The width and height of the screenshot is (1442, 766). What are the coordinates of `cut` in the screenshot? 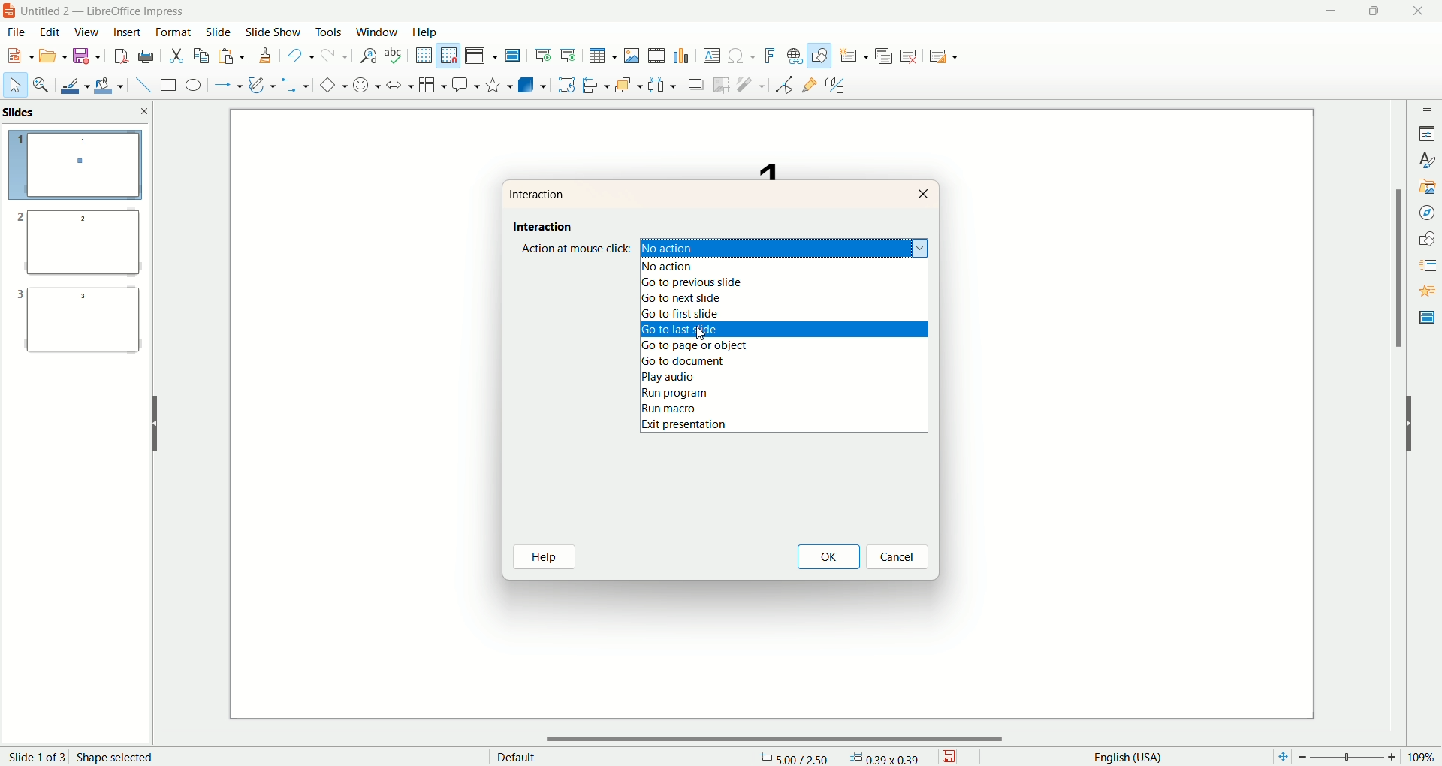 It's located at (177, 55).